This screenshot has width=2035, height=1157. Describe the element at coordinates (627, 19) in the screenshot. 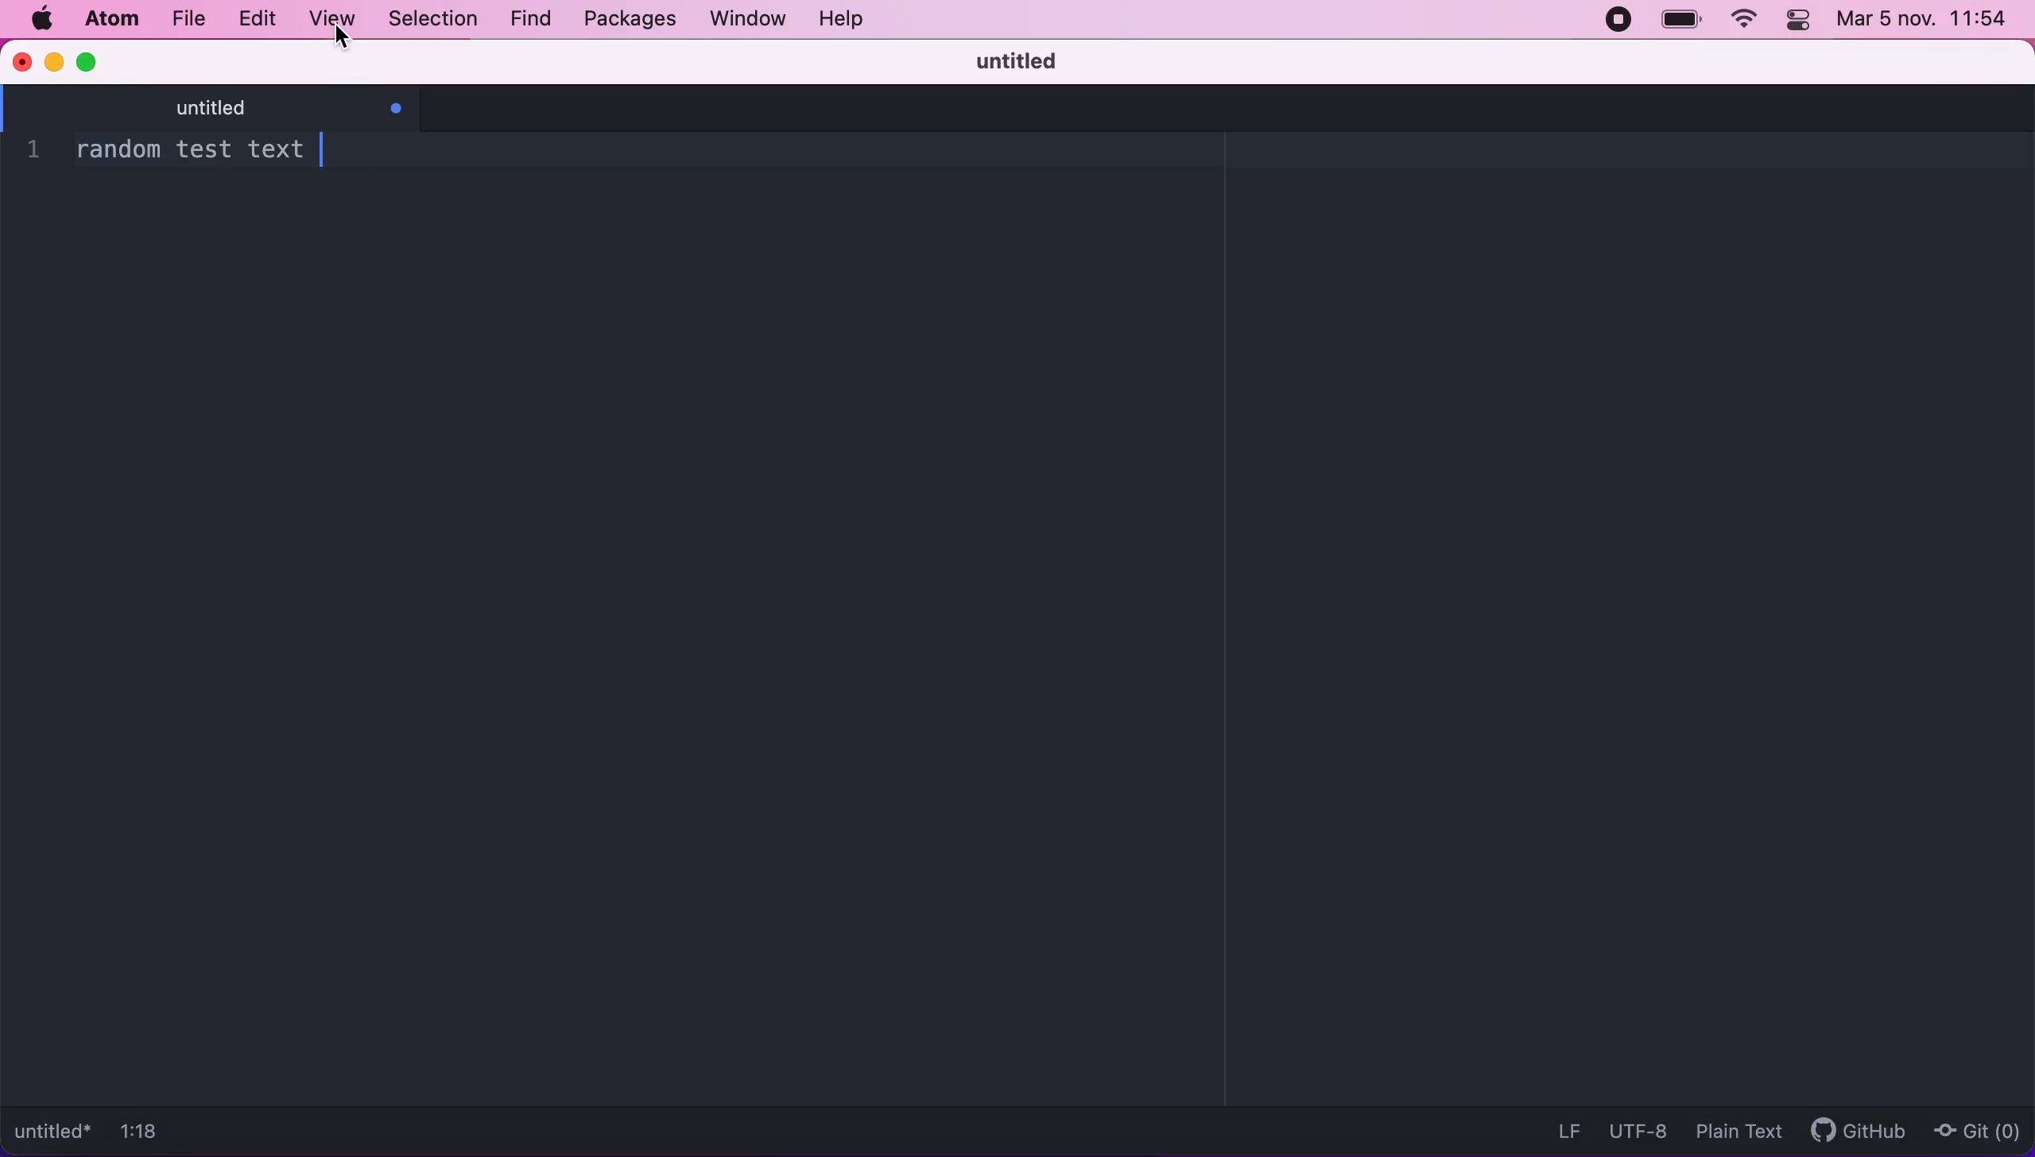

I see `packages` at that location.